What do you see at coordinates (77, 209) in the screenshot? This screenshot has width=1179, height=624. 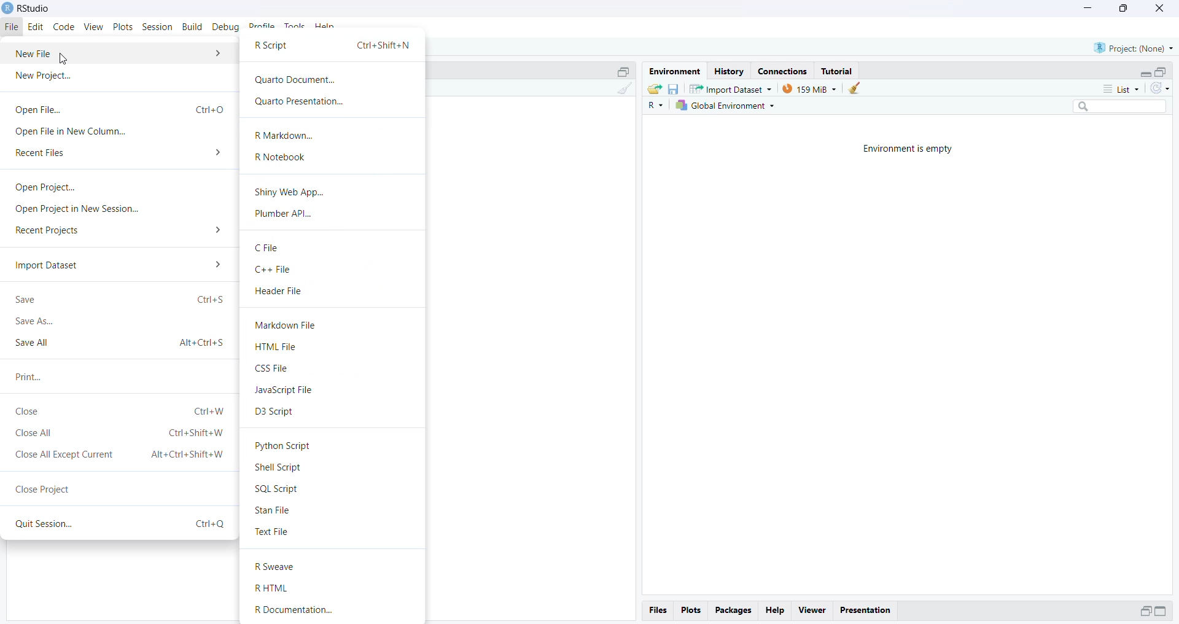 I see `Open Project in New Session...` at bounding box center [77, 209].